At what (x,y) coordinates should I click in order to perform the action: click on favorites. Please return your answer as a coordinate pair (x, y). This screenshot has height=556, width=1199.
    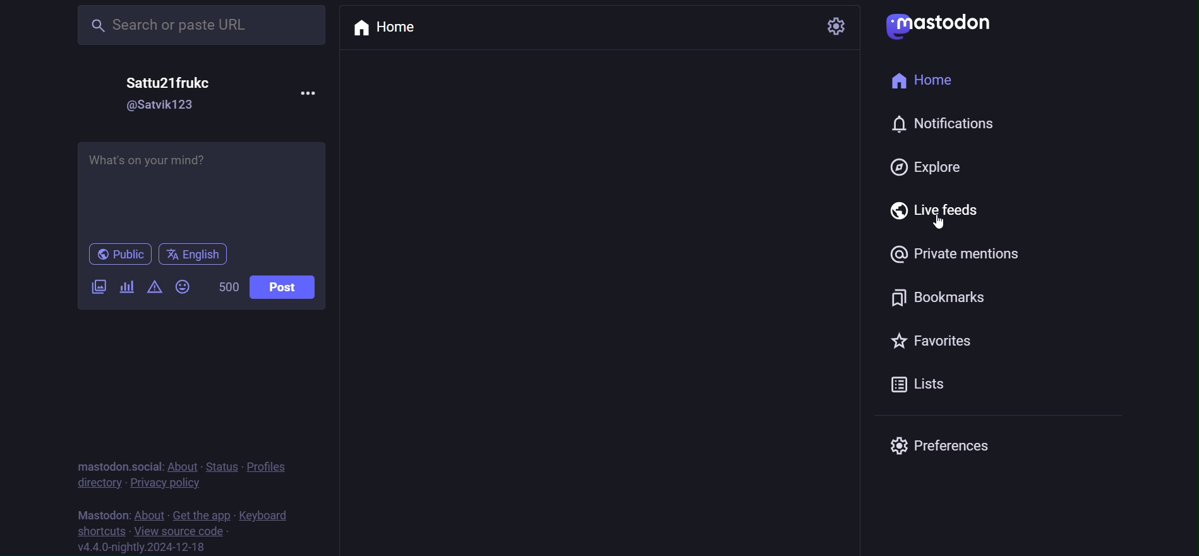
    Looking at the image, I should click on (923, 342).